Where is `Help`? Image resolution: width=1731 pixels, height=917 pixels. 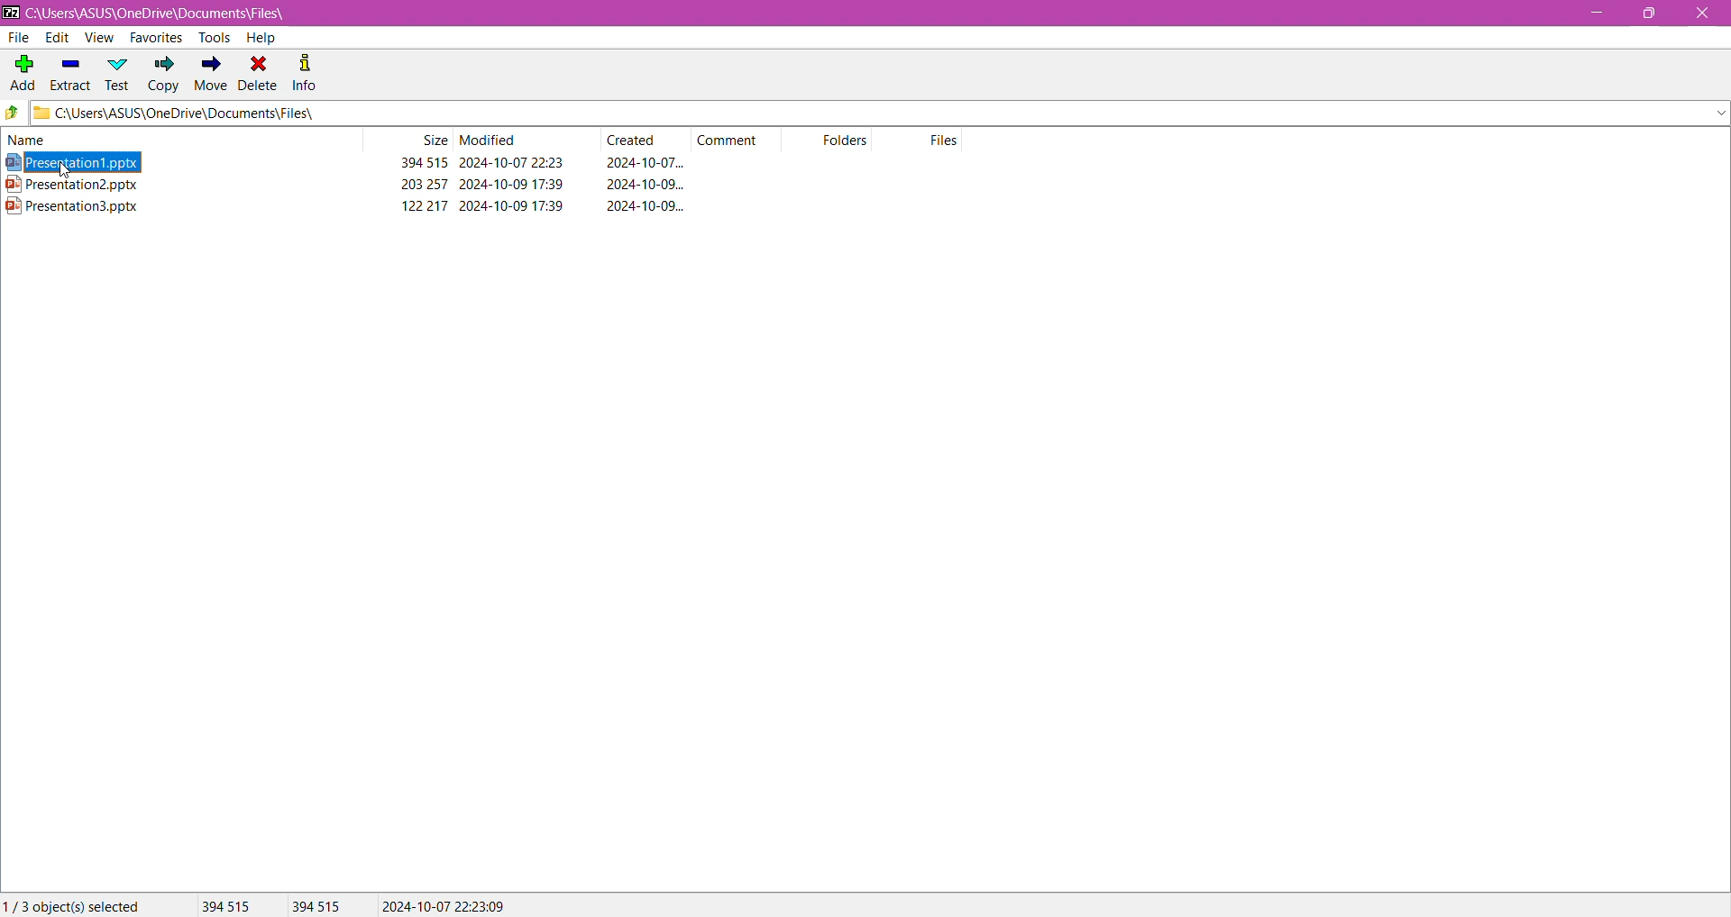
Help is located at coordinates (261, 38).